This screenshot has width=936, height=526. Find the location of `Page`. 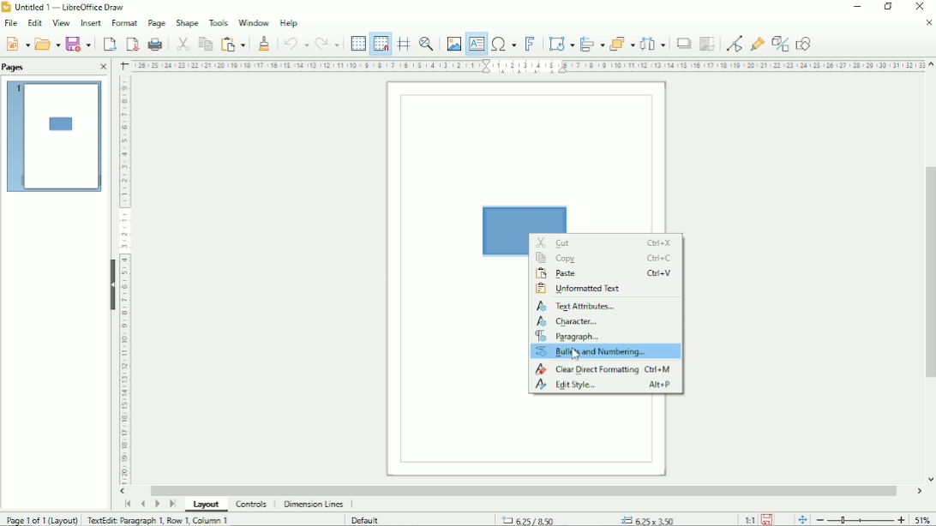

Page is located at coordinates (157, 23).